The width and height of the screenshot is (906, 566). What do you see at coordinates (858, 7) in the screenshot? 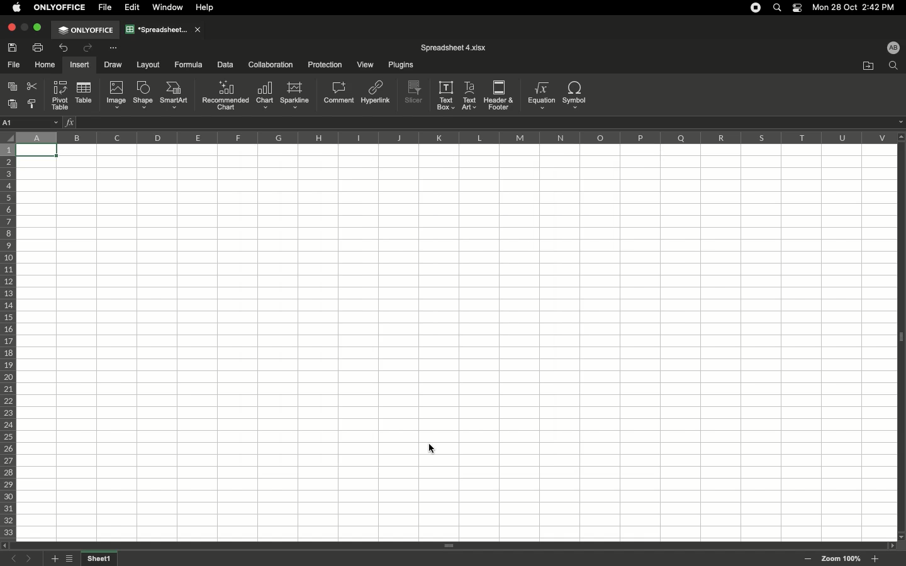
I see `Date/time` at bounding box center [858, 7].